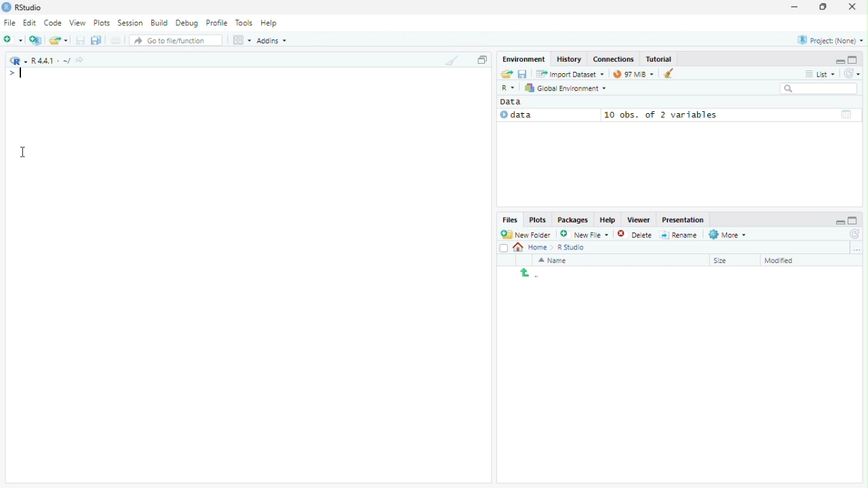 This screenshot has height=488, width=868. What do you see at coordinates (19, 73) in the screenshot?
I see `typing cursor` at bounding box center [19, 73].